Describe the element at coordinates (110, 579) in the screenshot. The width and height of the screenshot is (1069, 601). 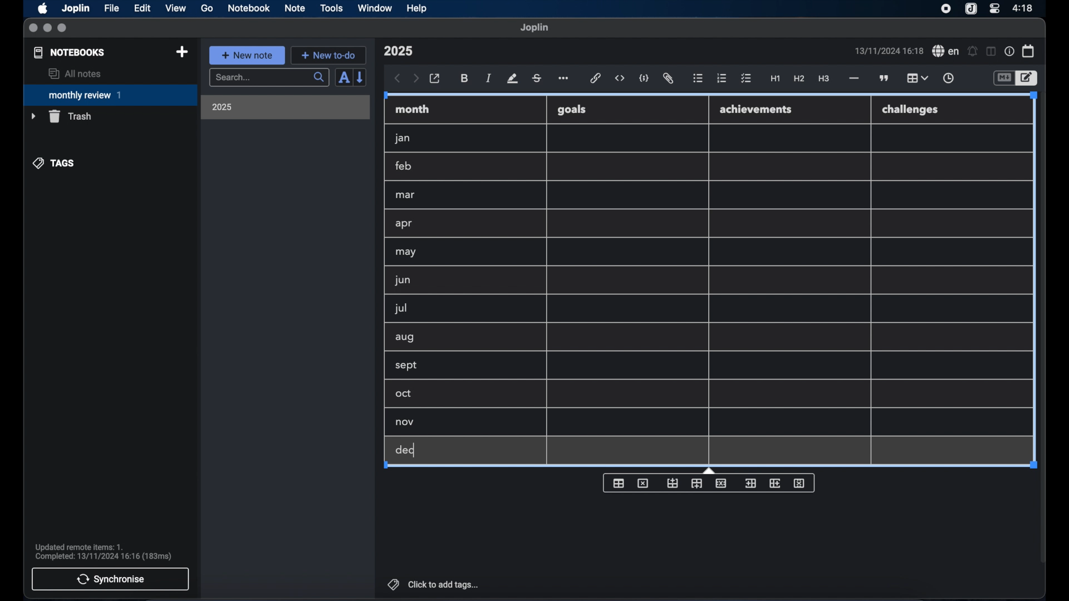
I see `synchronise` at that location.